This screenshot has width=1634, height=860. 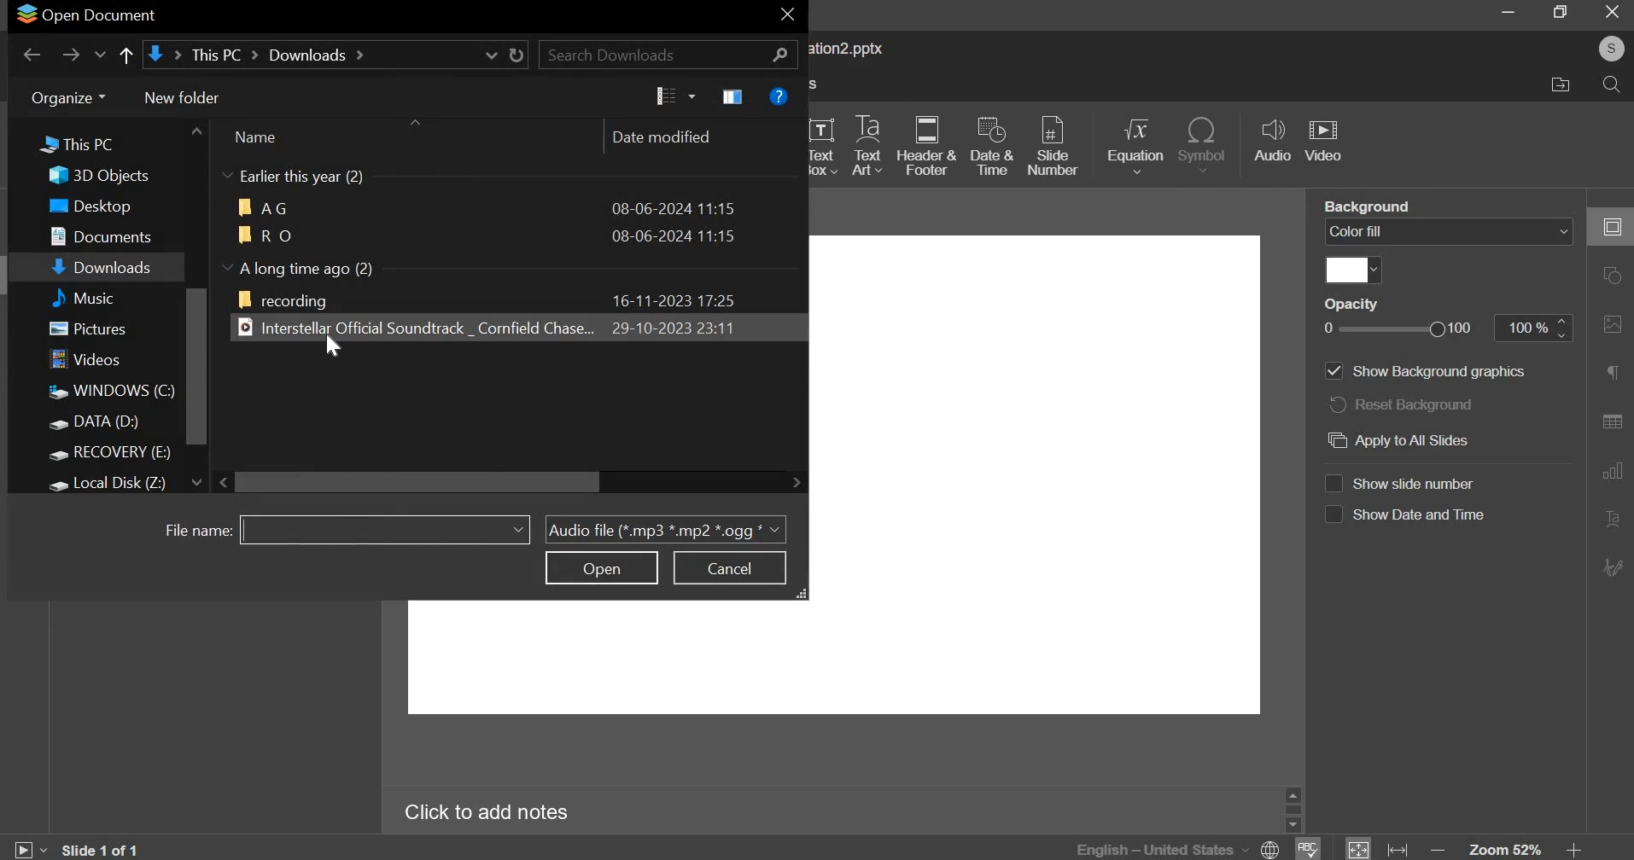 What do you see at coordinates (419, 482) in the screenshot?
I see `horizontal scrollbar` at bounding box center [419, 482].